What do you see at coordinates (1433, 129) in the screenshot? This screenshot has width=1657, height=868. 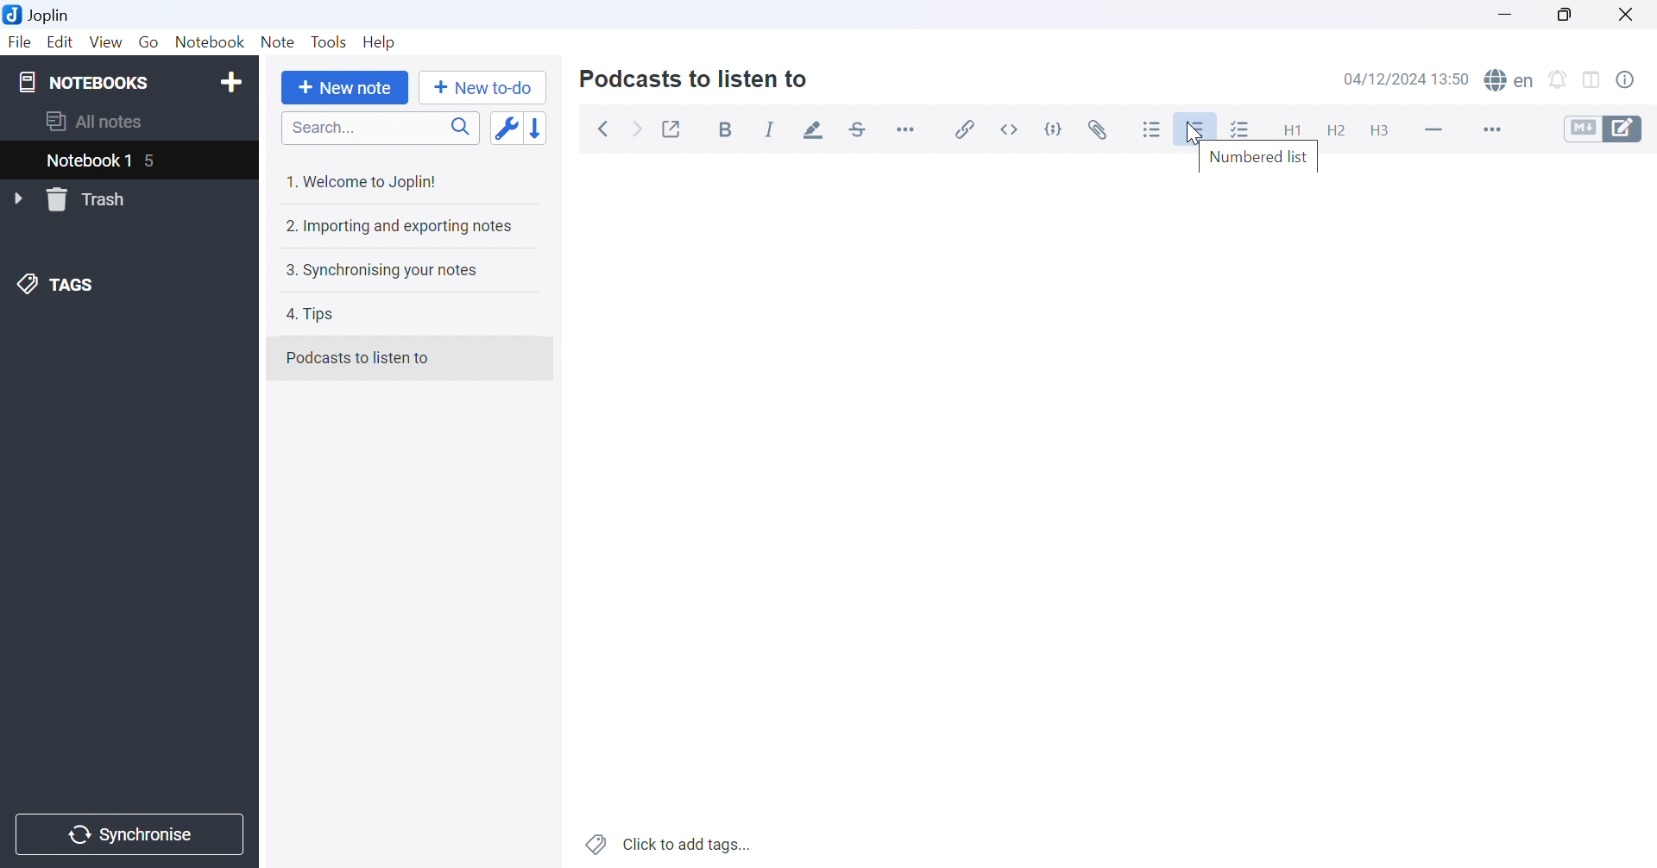 I see `Horizontal lines` at bounding box center [1433, 129].